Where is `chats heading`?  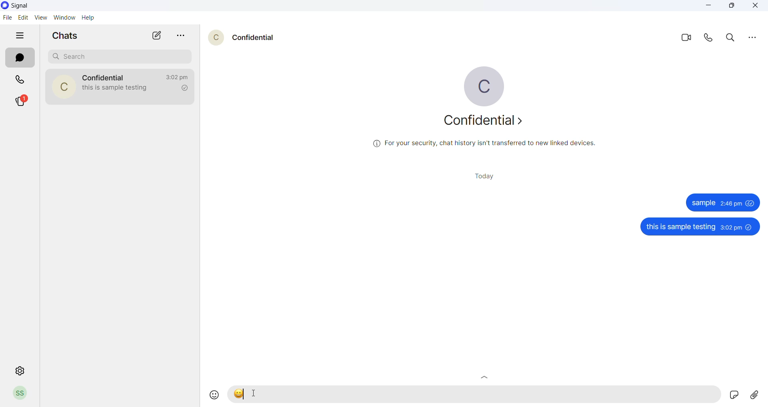 chats heading is located at coordinates (68, 35).